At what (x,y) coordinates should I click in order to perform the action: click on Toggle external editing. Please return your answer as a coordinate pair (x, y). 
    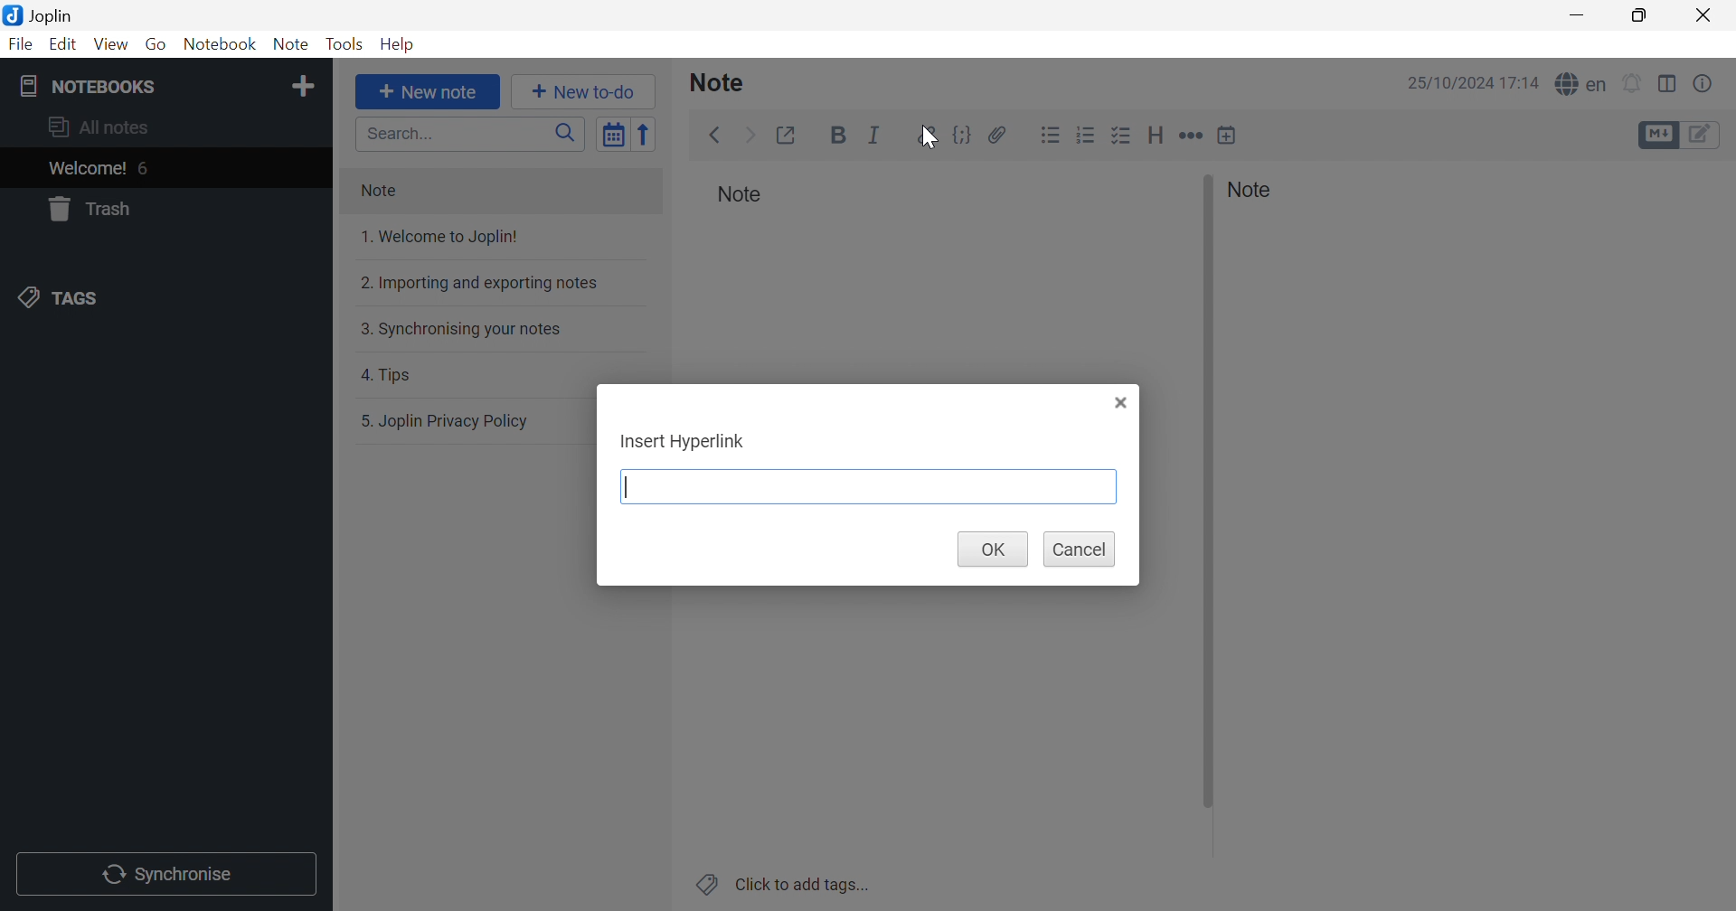
    Looking at the image, I should click on (790, 135).